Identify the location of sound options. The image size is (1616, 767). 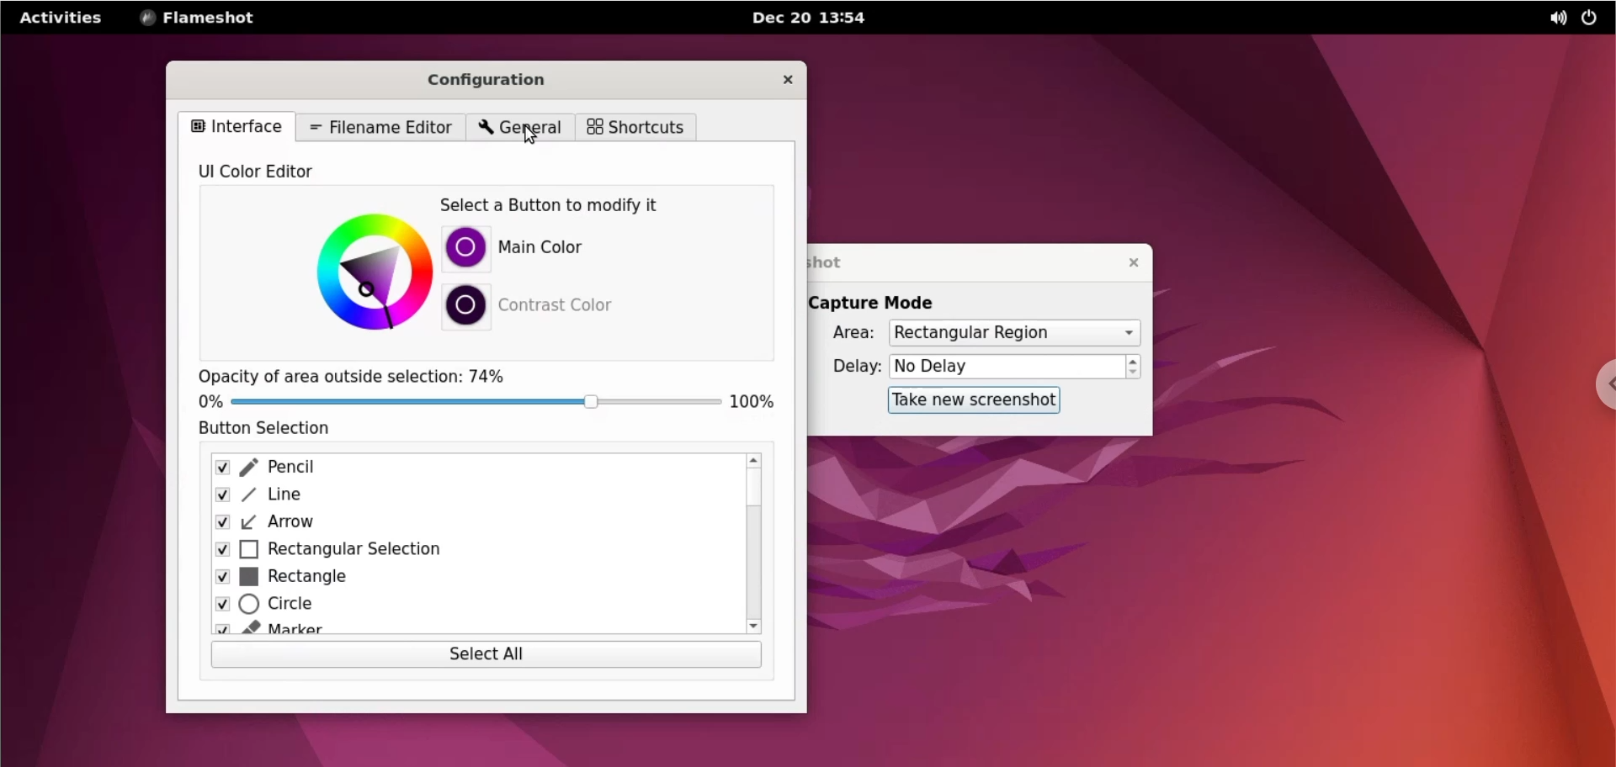
(1551, 19).